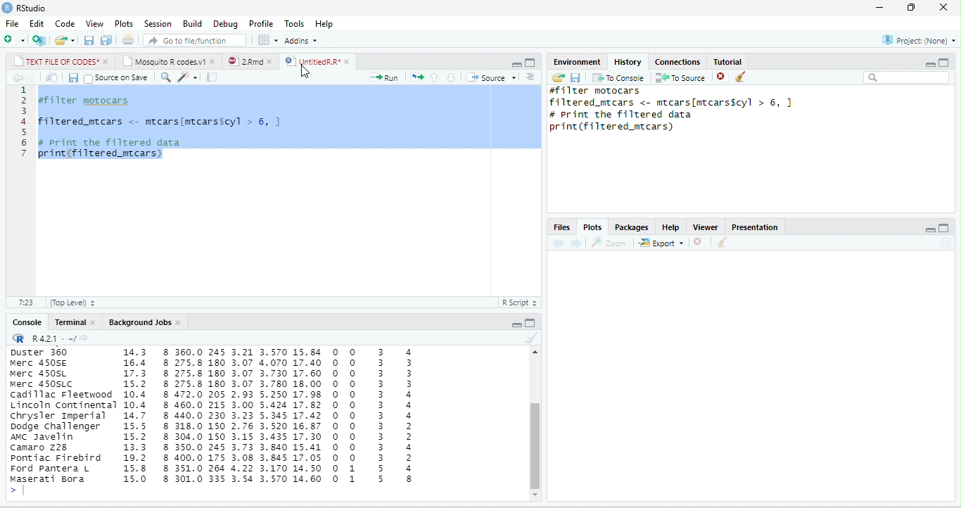 The width and height of the screenshot is (961, 508). Describe the element at coordinates (946, 243) in the screenshot. I see `refresh` at that location.